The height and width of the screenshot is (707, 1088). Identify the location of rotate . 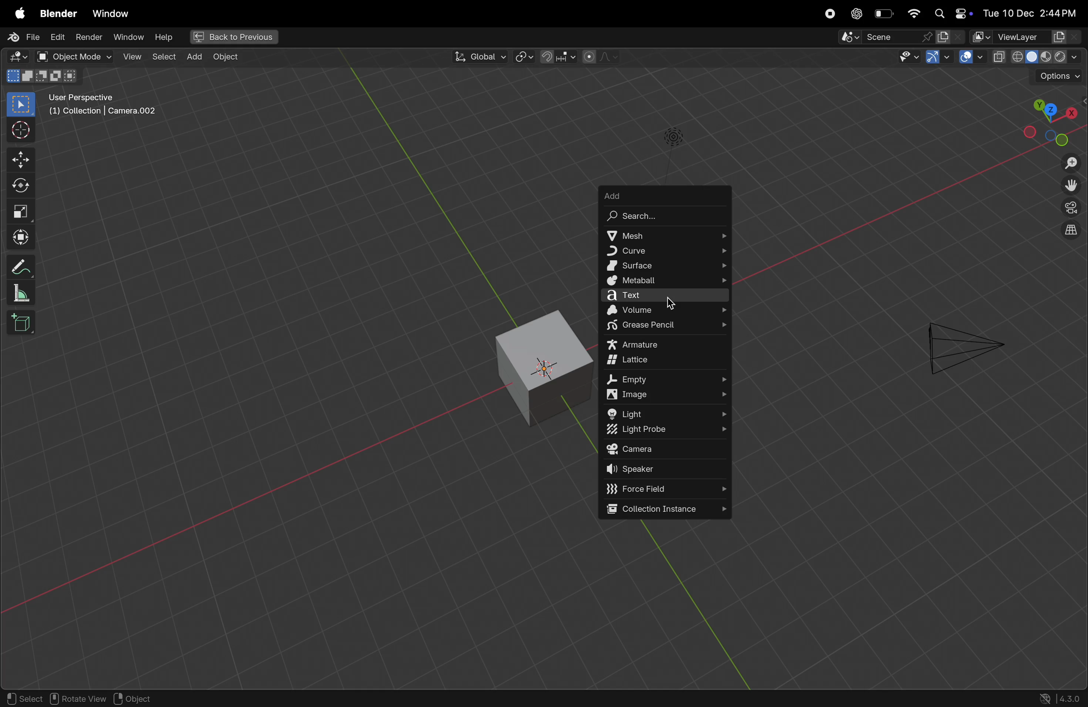
(19, 185).